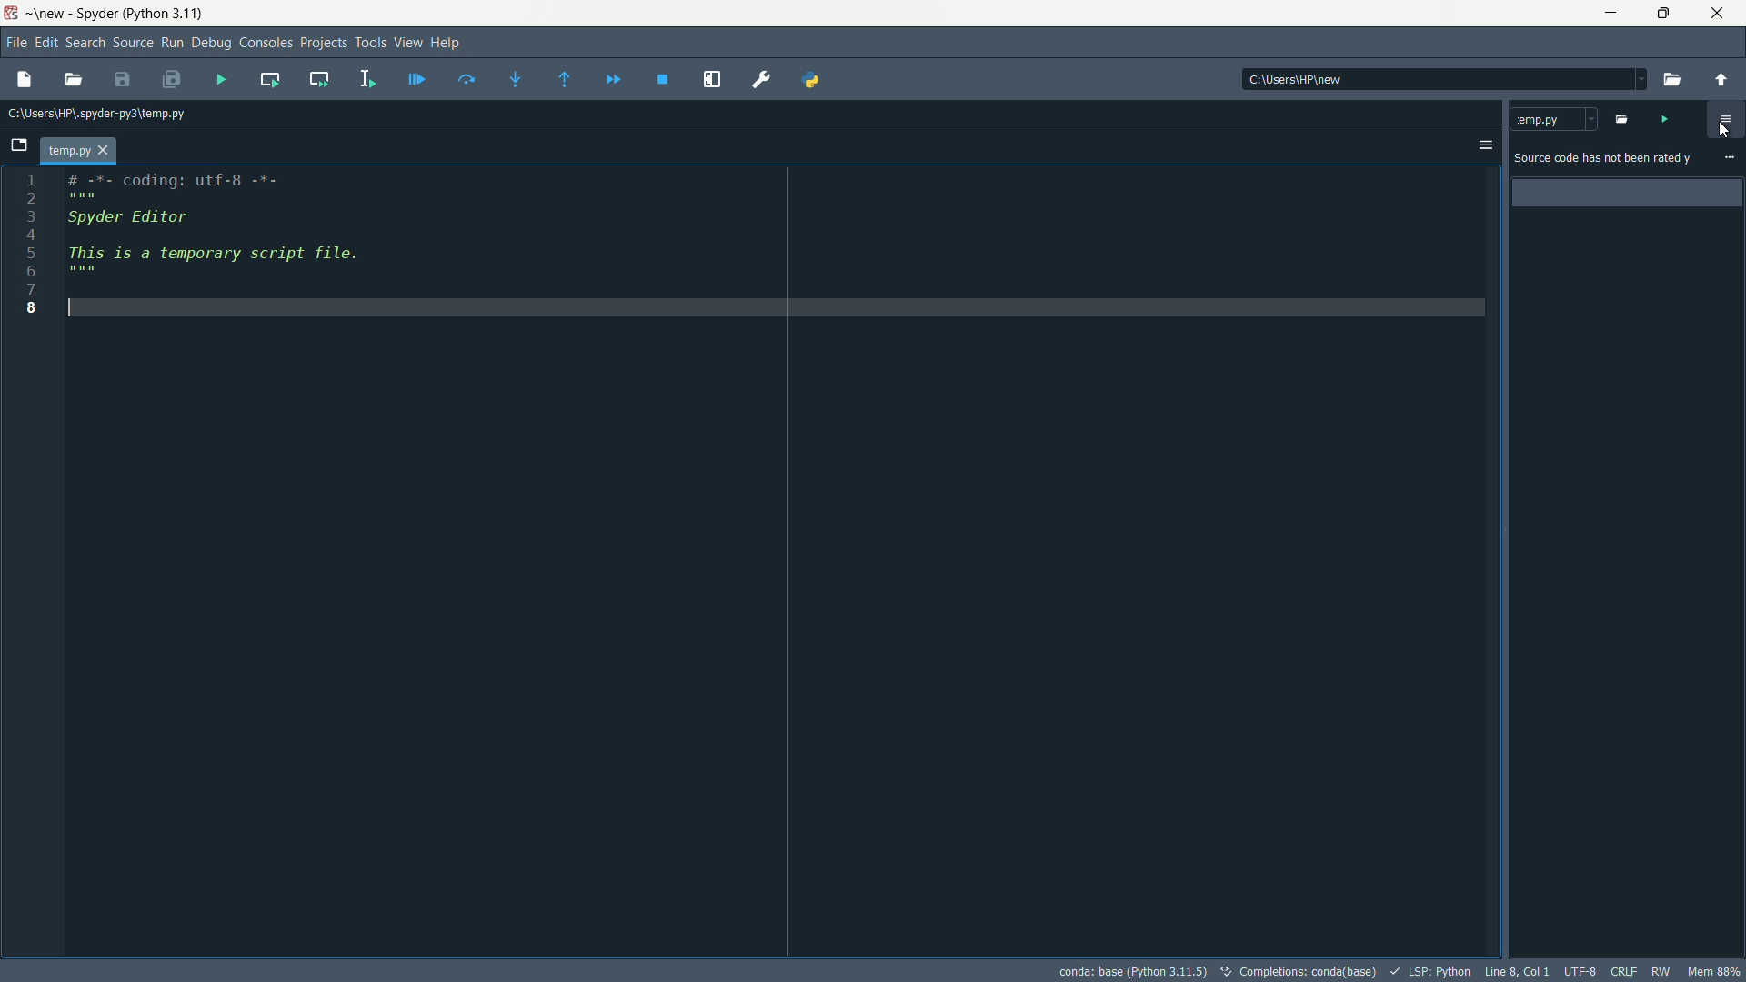  I want to click on debug menu, so click(212, 43).